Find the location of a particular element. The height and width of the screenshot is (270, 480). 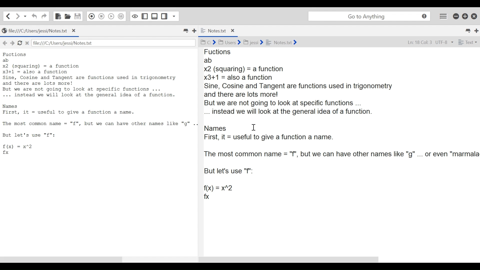

Show/Hide left Pane is located at coordinates (145, 16).